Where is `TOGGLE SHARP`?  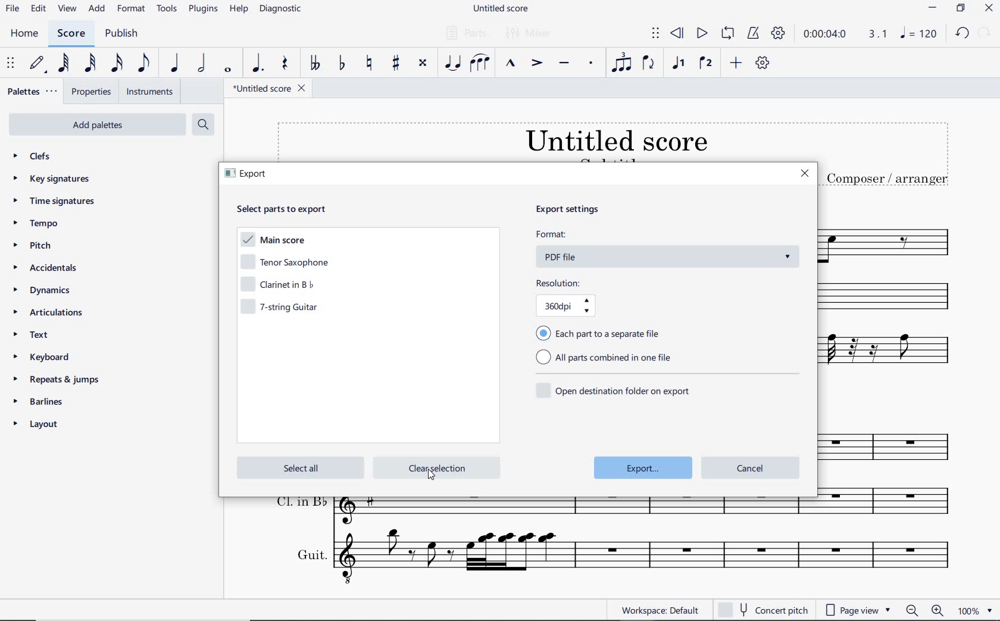 TOGGLE SHARP is located at coordinates (396, 64).